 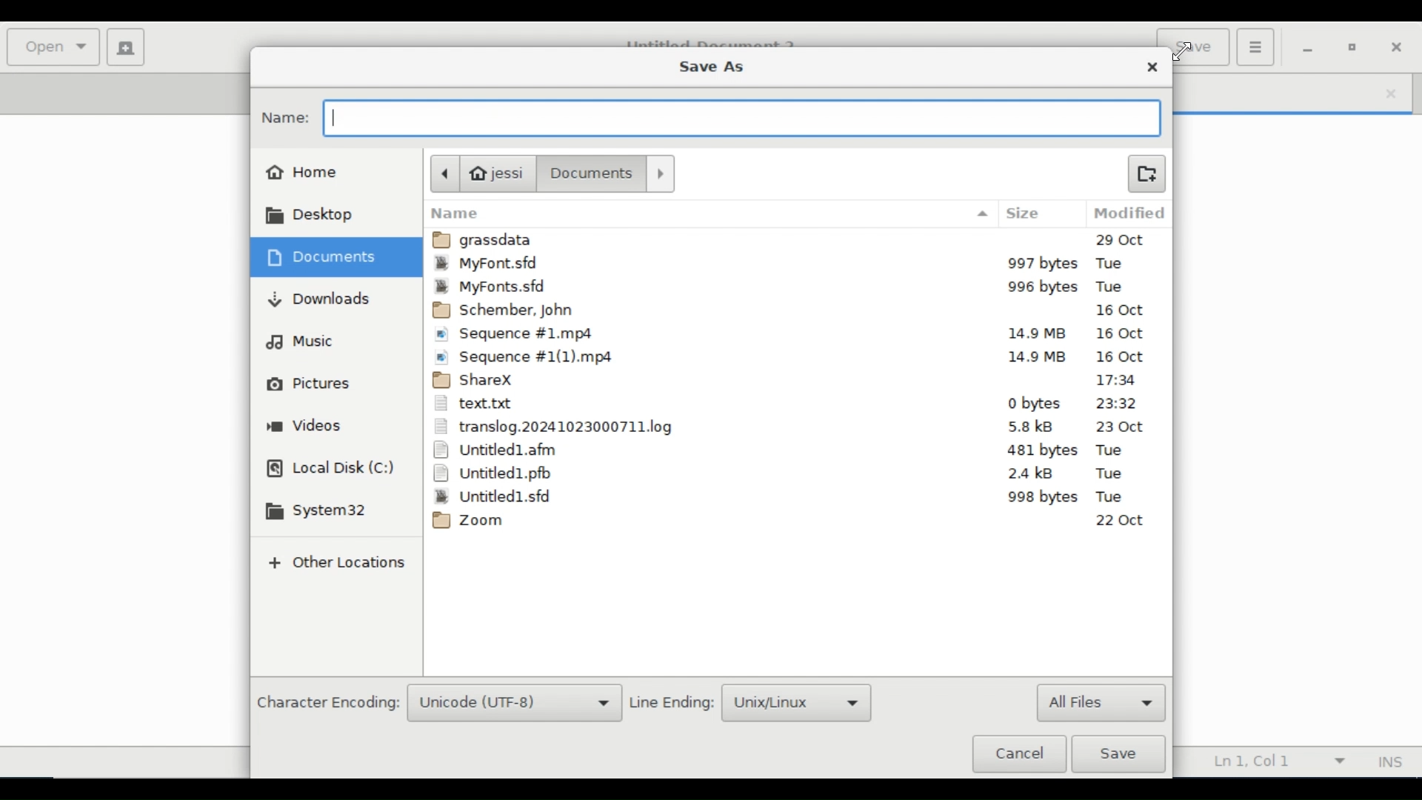 I want to click on Unix/Linux, so click(x=796, y=703).